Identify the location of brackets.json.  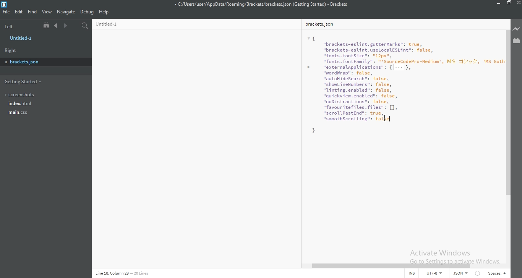
(39, 62).